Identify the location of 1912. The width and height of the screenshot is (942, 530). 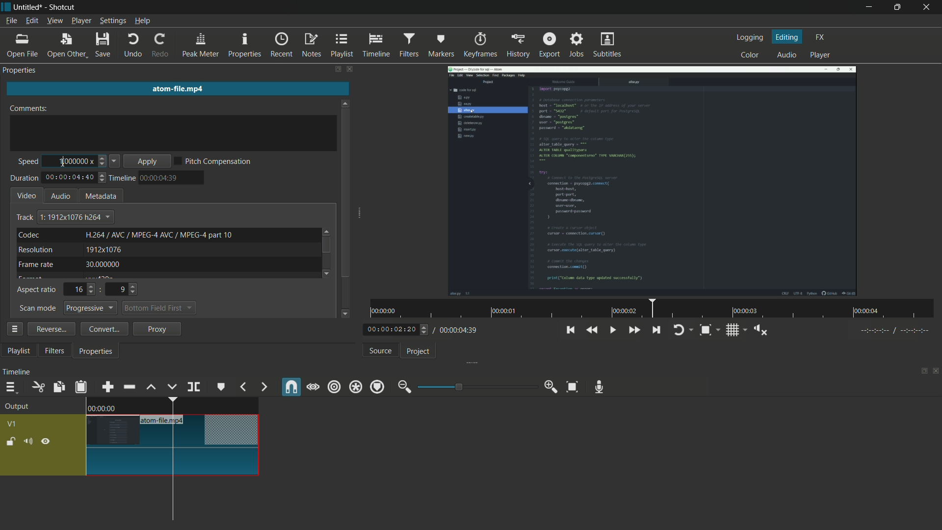
(104, 249).